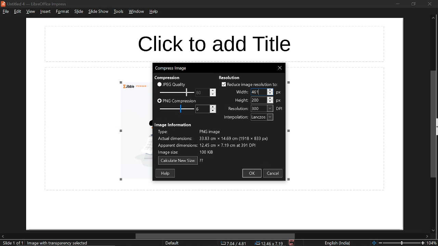  I want to click on edit, so click(17, 12).